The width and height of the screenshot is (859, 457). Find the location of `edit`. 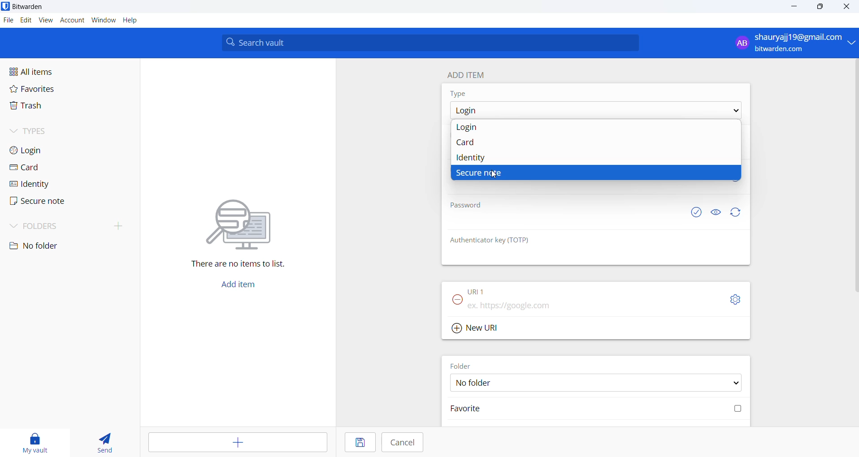

edit is located at coordinates (25, 20).